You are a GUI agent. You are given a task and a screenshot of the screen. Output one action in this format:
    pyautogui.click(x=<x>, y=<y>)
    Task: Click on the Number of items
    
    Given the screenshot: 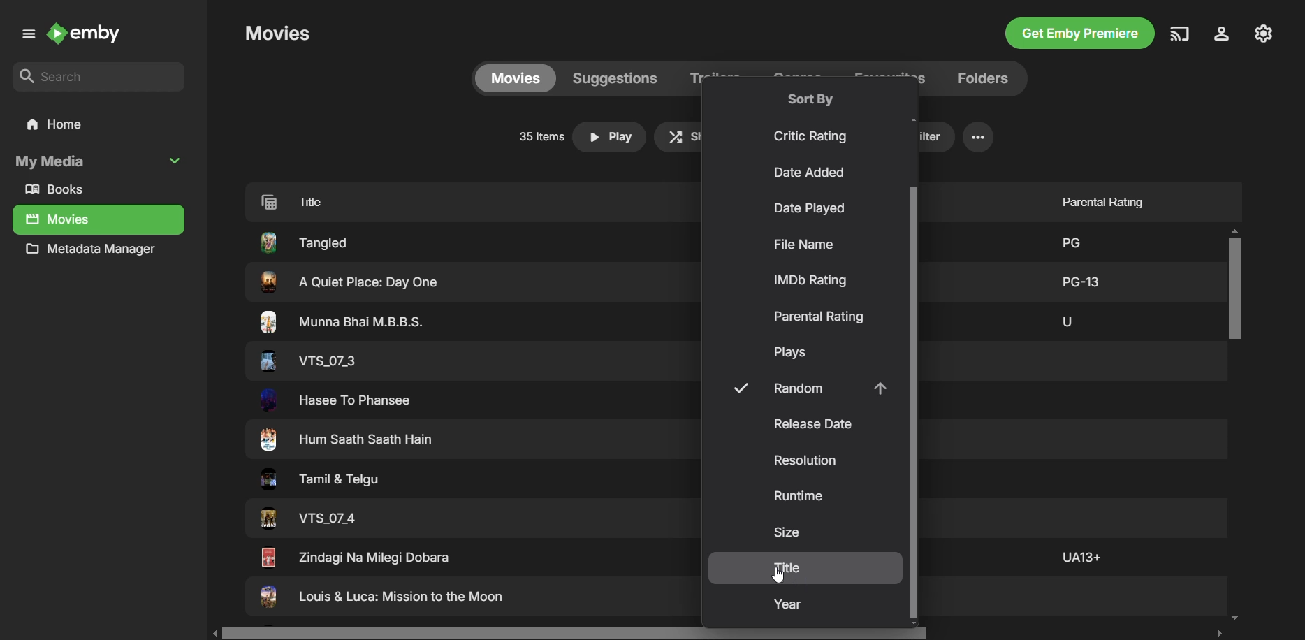 What is the action you would take?
    pyautogui.click(x=539, y=137)
    